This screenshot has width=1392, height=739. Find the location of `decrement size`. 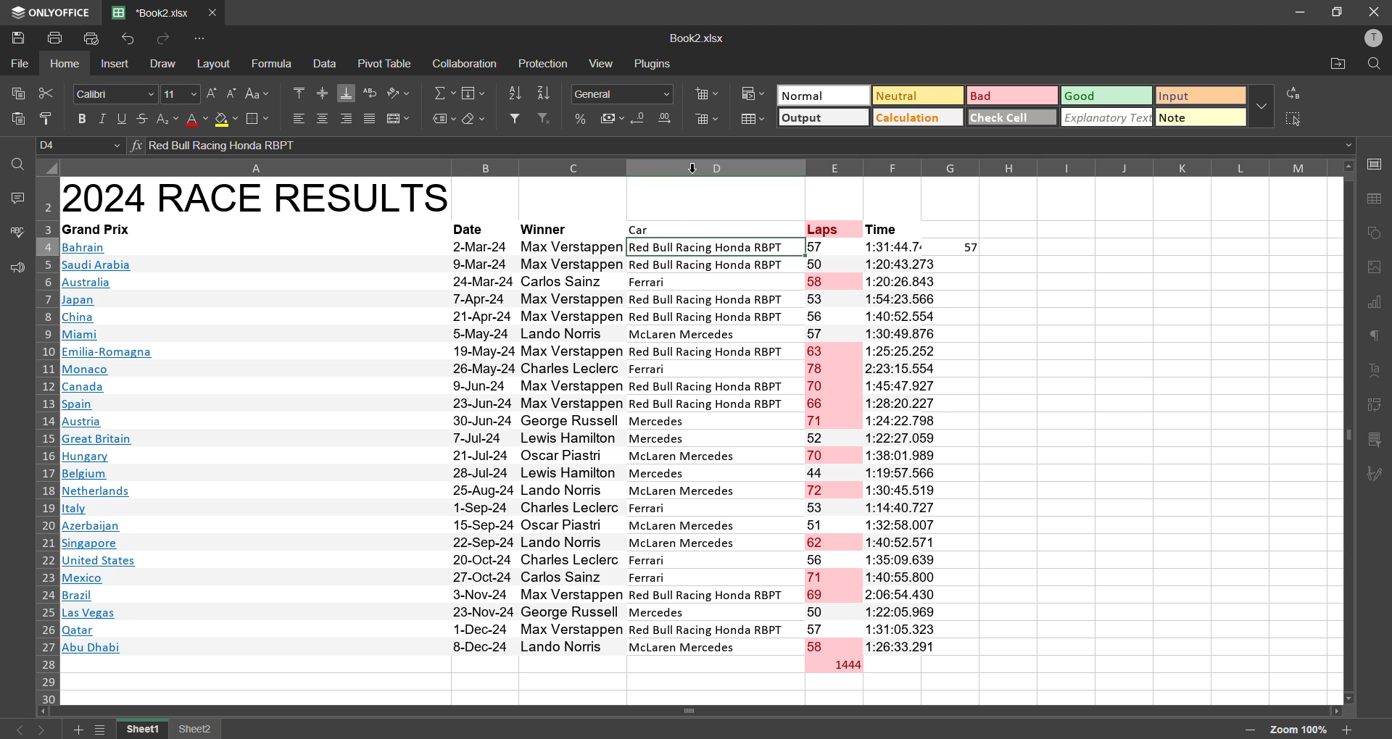

decrement size is located at coordinates (231, 93).